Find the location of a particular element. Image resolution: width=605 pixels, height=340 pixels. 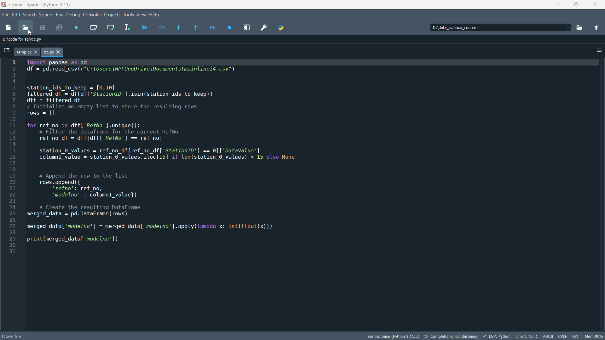

run current cell and go to the next one is located at coordinates (111, 28).